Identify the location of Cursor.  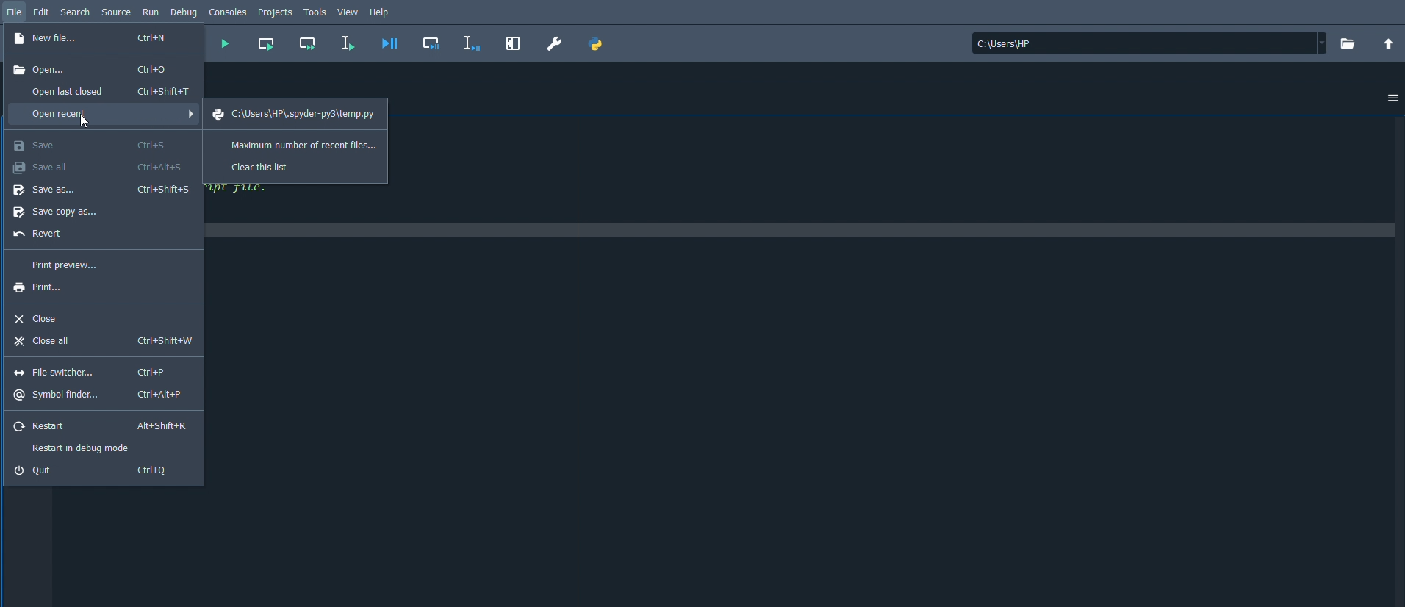
(87, 121).